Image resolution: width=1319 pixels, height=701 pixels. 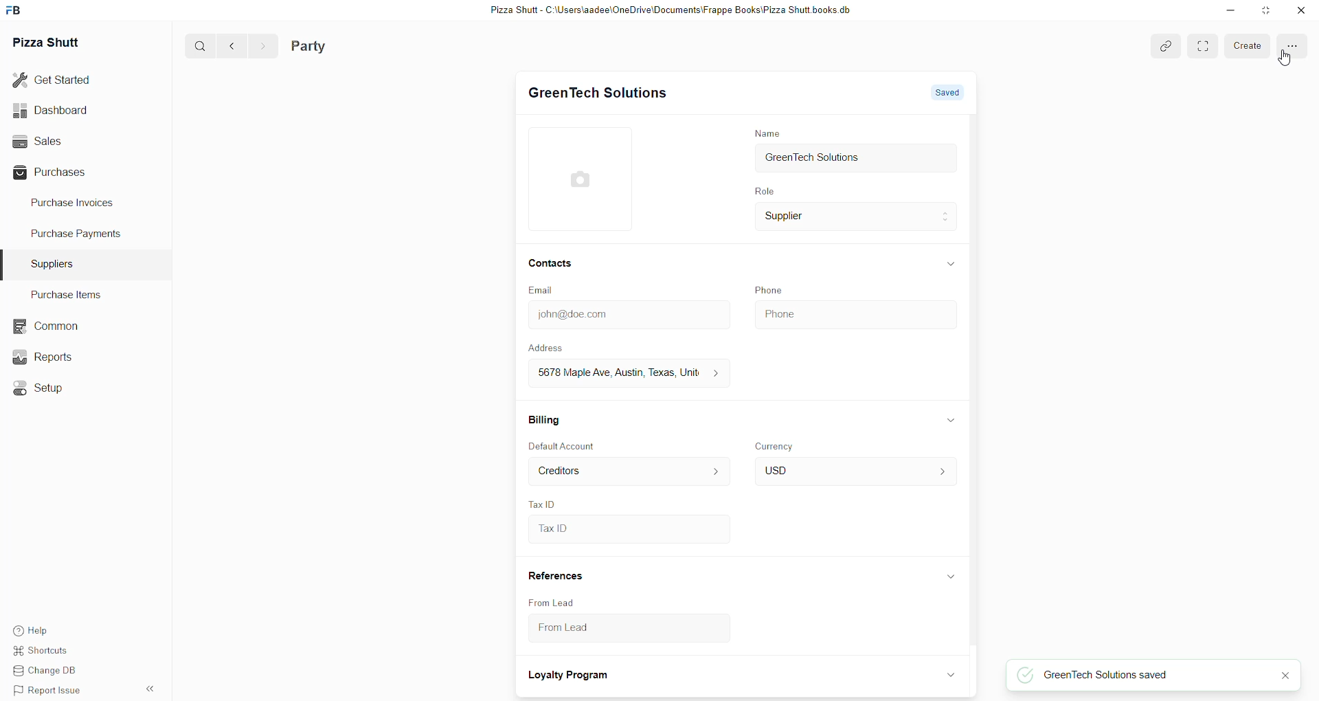 What do you see at coordinates (1164, 45) in the screenshot?
I see `link` at bounding box center [1164, 45].